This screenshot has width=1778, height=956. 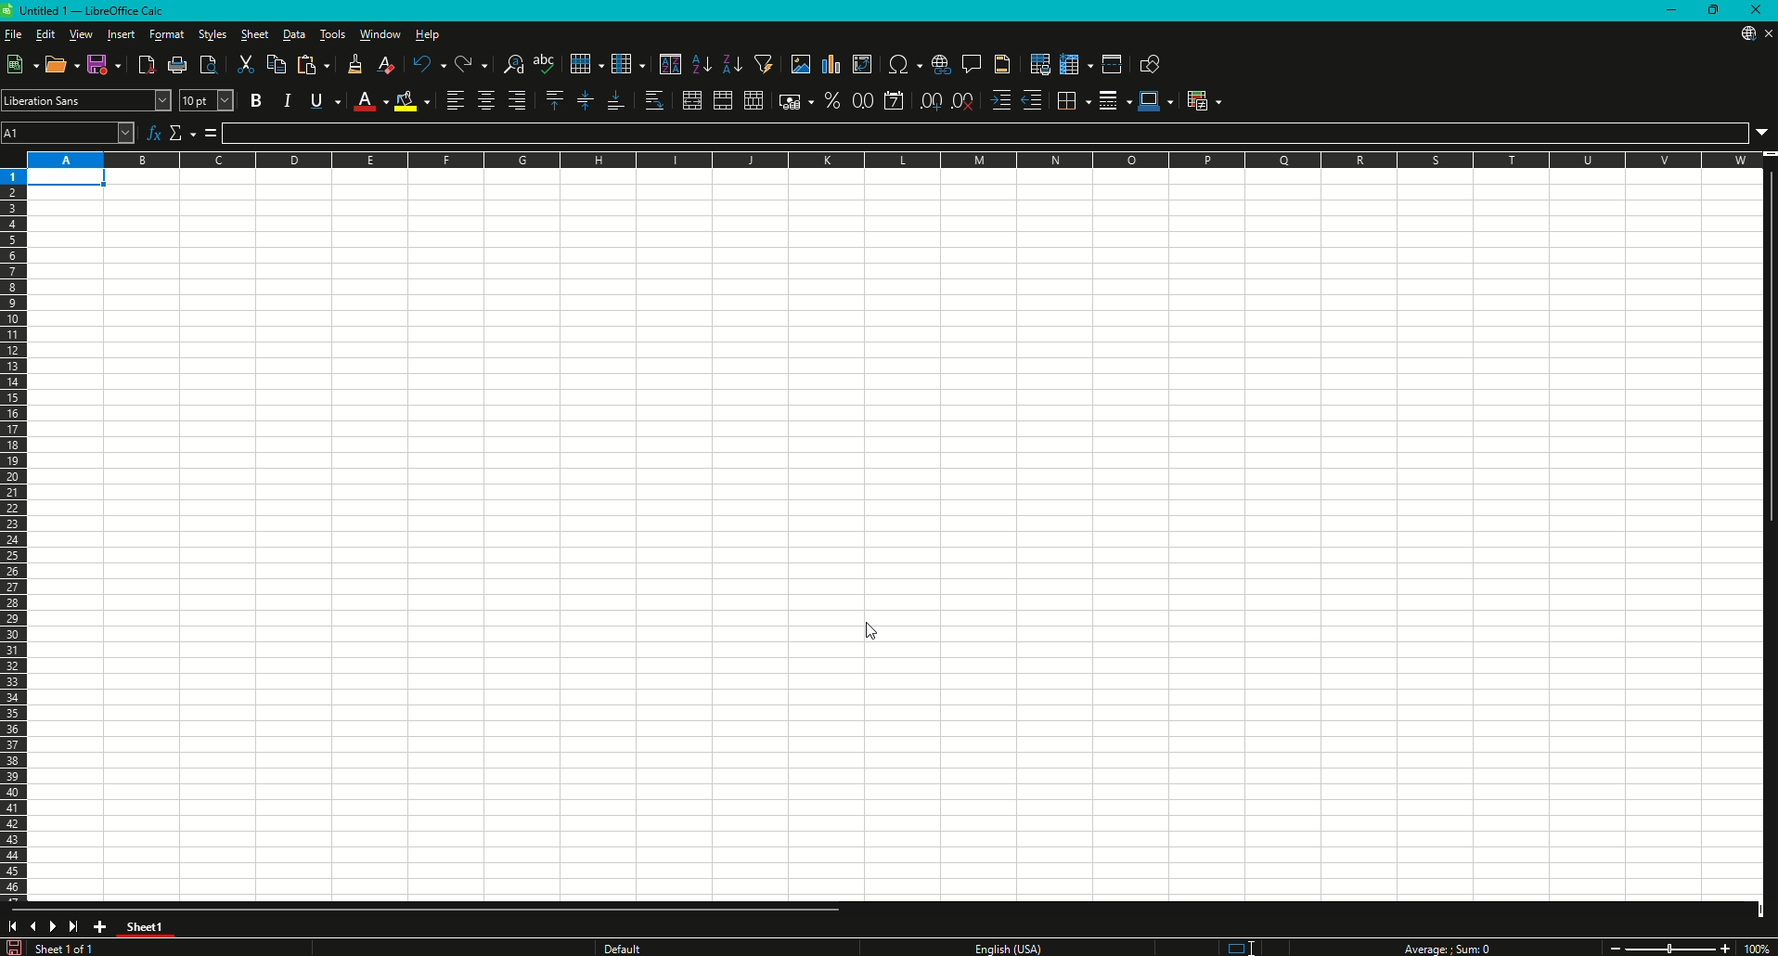 What do you see at coordinates (872, 632) in the screenshot?
I see `cursor` at bounding box center [872, 632].